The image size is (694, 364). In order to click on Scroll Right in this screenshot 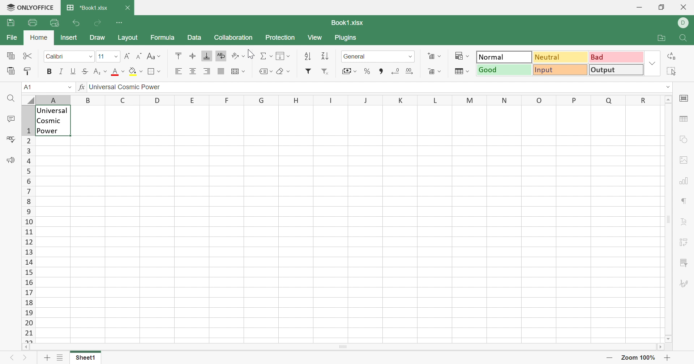, I will do `click(661, 347)`.